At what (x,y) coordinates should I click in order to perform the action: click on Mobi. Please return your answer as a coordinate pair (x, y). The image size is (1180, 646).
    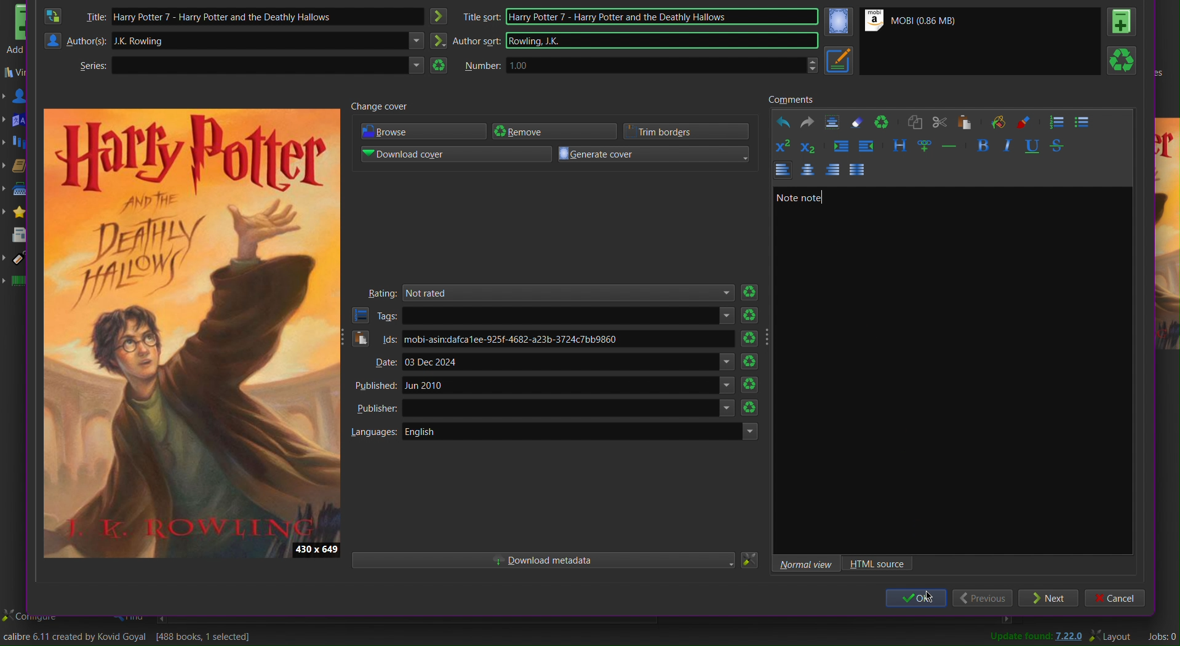
    Looking at the image, I should click on (912, 22).